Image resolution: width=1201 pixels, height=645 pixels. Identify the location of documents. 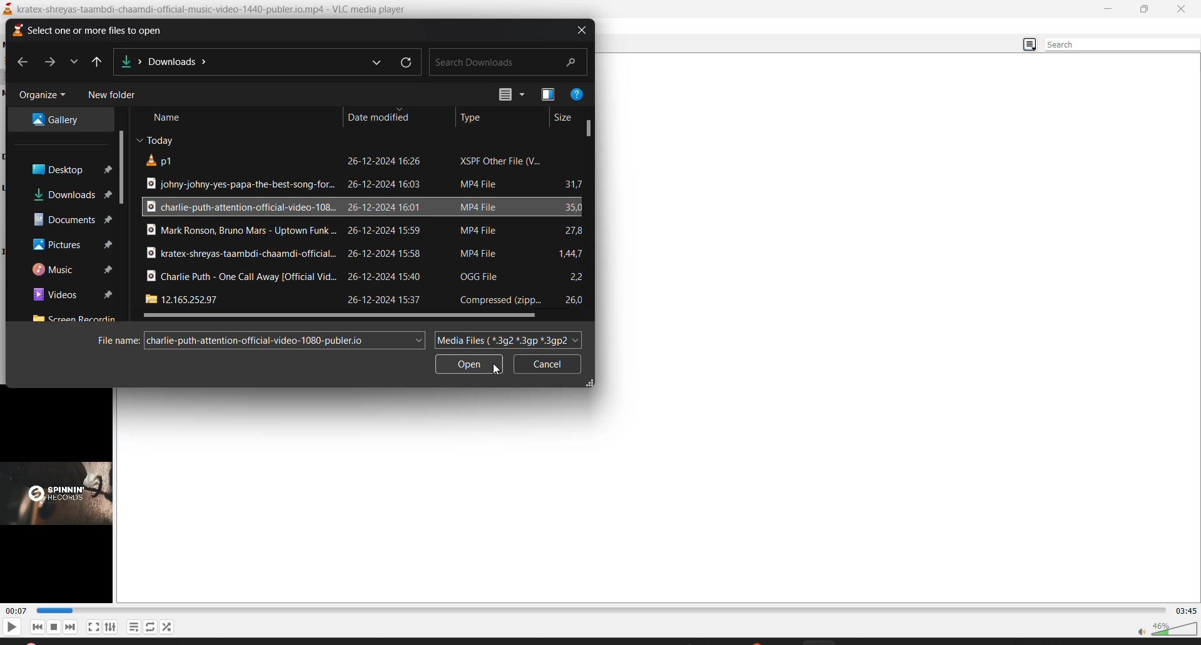
(71, 221).